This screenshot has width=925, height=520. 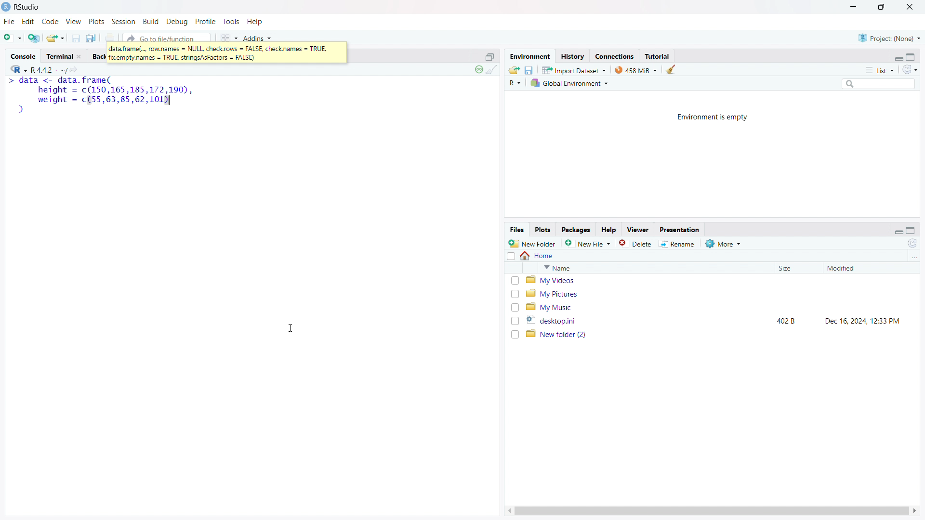 I want to click on session, so click(x=123, y=21).